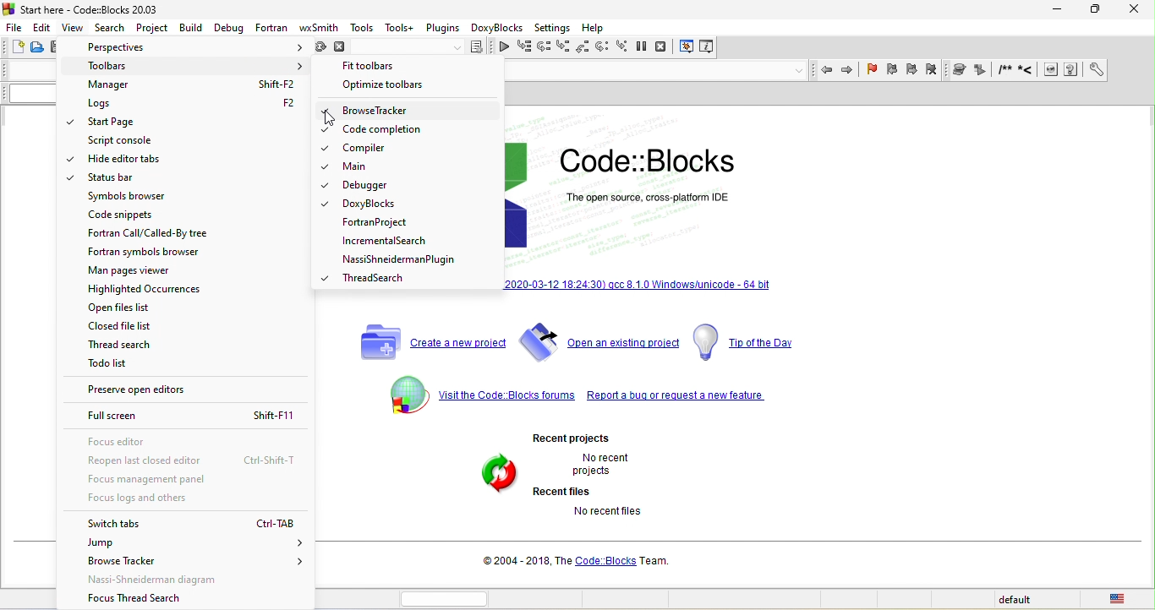  Describe the element at coordinates (566, 493) in the screenshot. I see `recent files` at that location.